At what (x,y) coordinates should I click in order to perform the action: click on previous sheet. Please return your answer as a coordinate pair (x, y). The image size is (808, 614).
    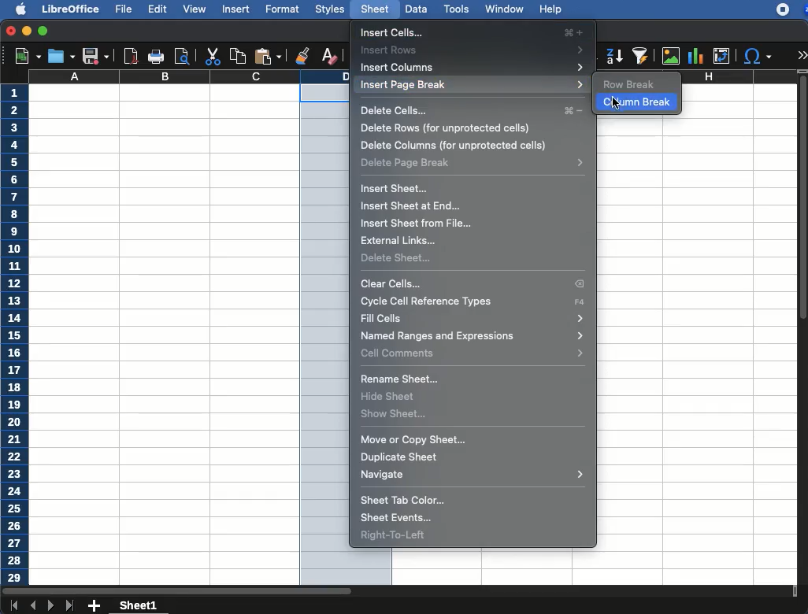
    Looking at the image, I should click on (34, 606).